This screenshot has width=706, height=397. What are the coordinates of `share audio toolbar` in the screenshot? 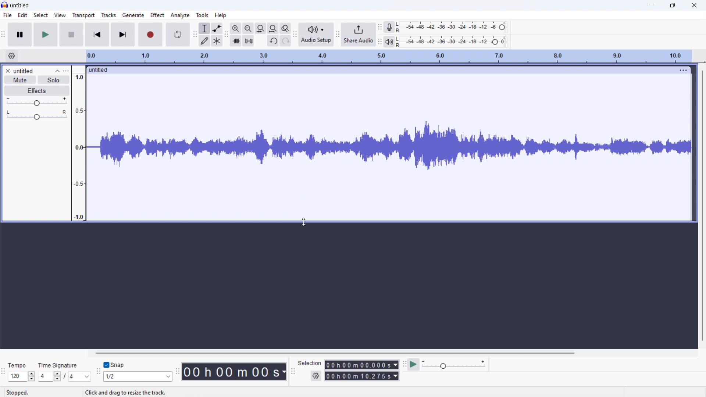 It's located at (295, 36).